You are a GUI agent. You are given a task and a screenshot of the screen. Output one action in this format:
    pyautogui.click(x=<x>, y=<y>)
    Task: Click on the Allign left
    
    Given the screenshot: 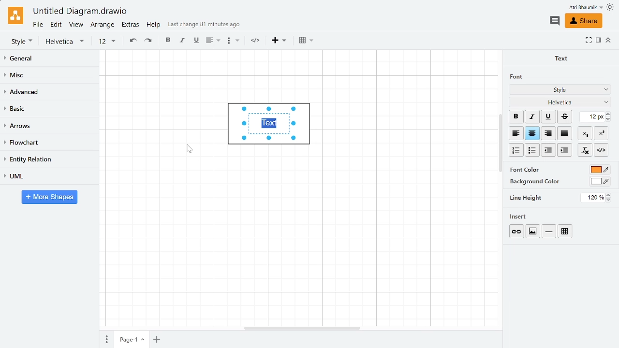 What is the action you would take?
    pyautogui.click(x=516, y=133)
    